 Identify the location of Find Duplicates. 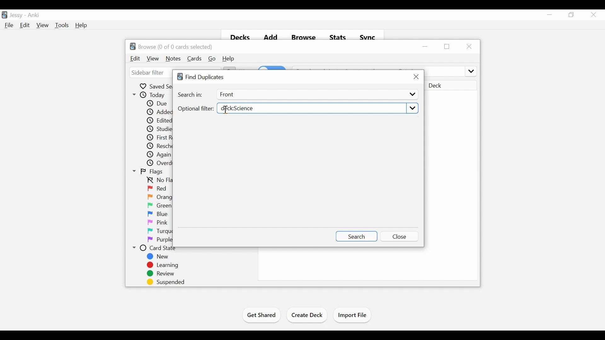
(202, 77).